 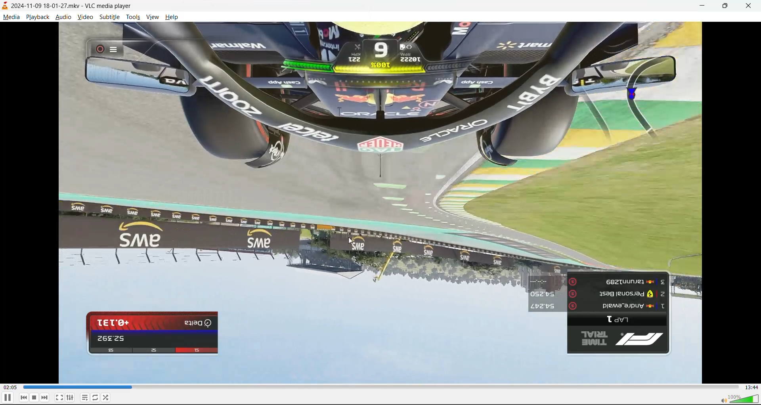 What do you see at coordinates (67, 5) in the screenshot?
I see `track and app name` at bounding box center [67, 5].